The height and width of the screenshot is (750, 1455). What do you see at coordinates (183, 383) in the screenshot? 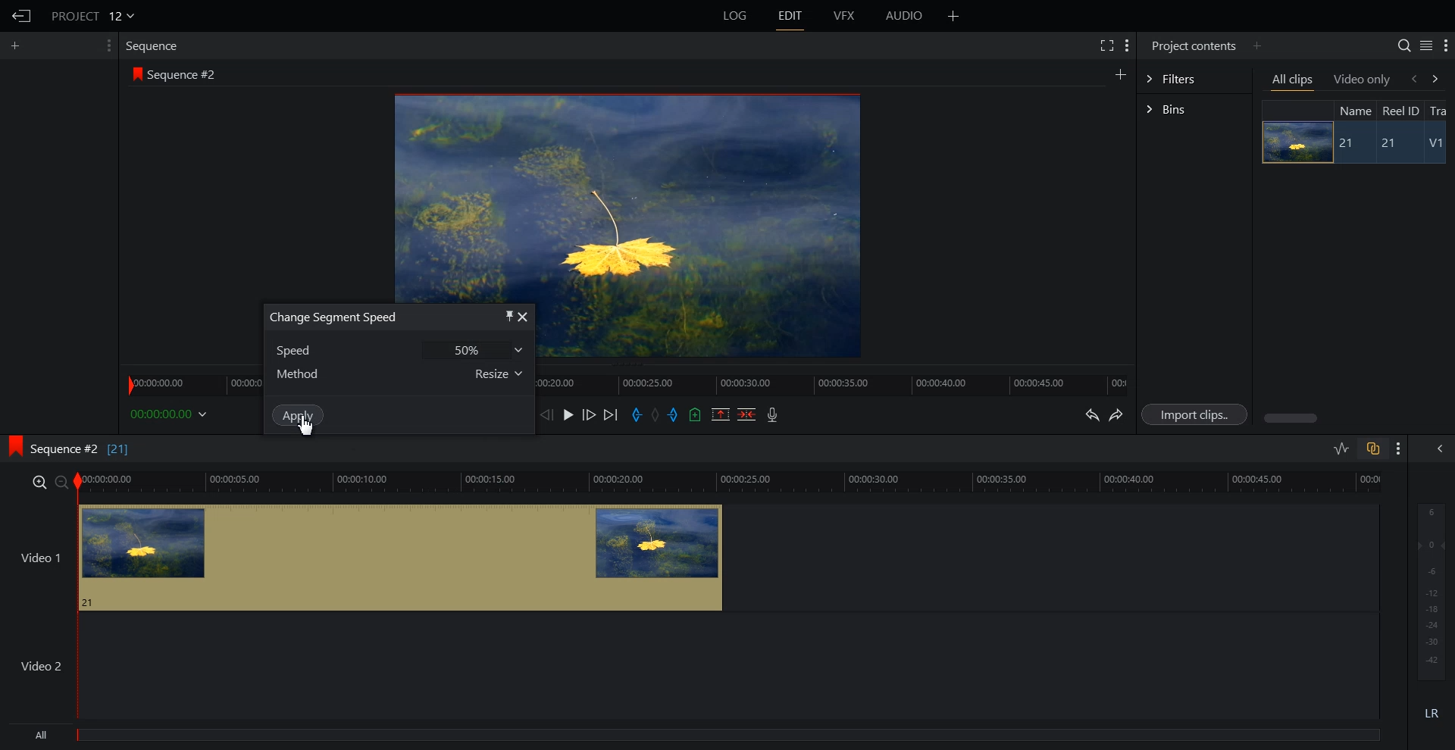
I see `timeline` at bounding box center [183, 383].